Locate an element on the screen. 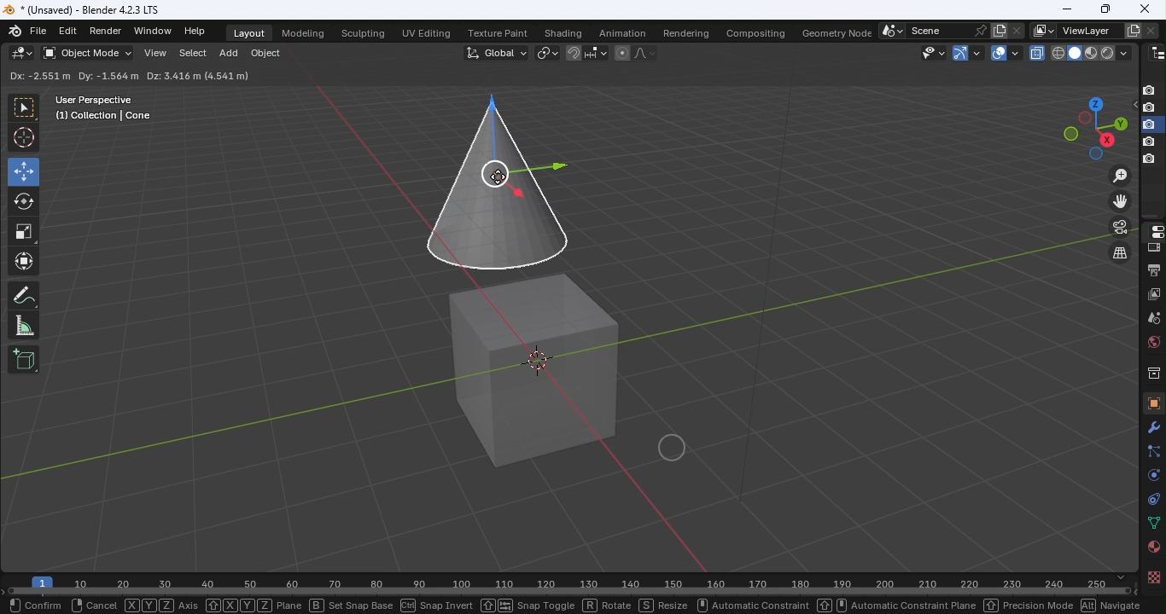 The image size is (1166, 614). Add view layer is located at coordinates (1134, 29).